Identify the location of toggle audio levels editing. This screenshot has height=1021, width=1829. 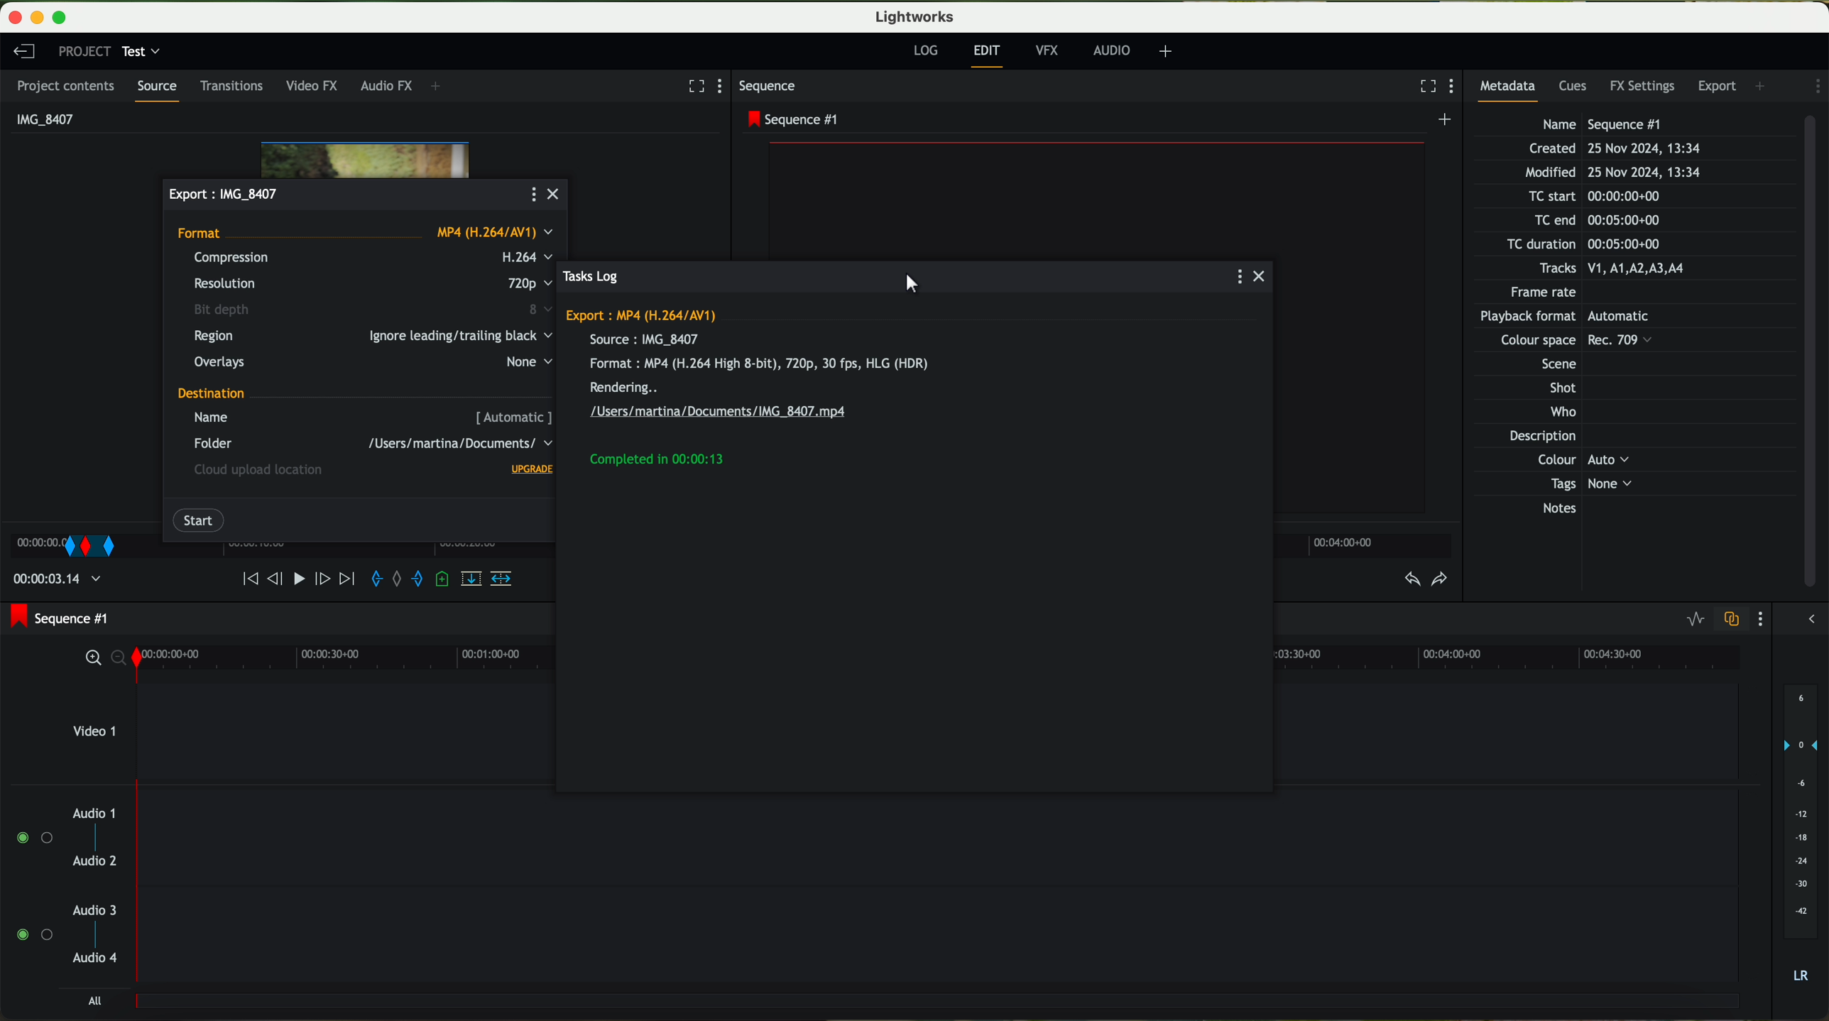
(1696, 620).